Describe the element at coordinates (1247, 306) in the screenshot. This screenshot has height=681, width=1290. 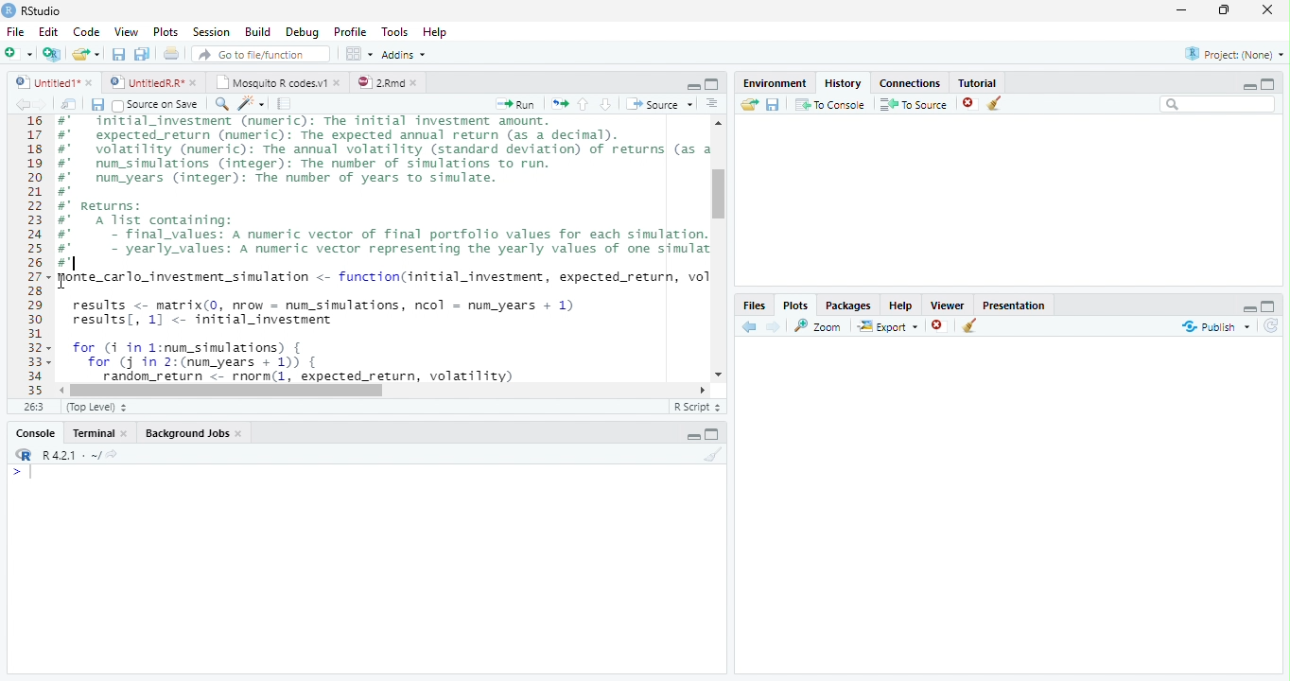
I see `Hide` at that location.